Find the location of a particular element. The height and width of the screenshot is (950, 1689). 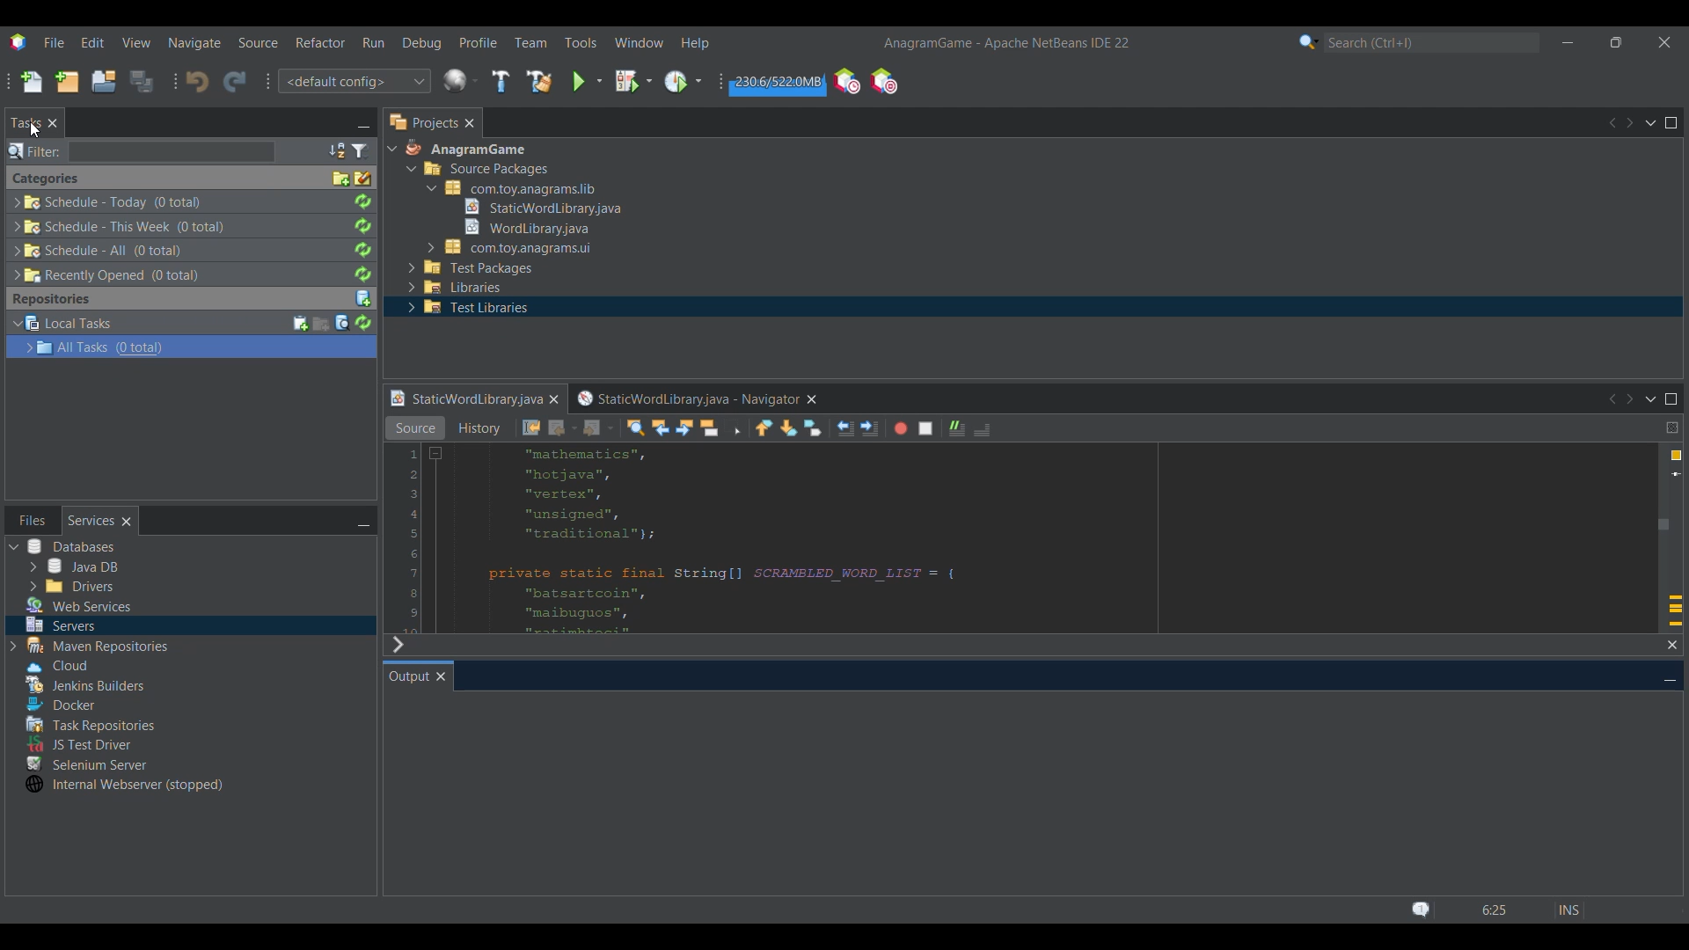

Source menu is located at coordinates (257, 42).